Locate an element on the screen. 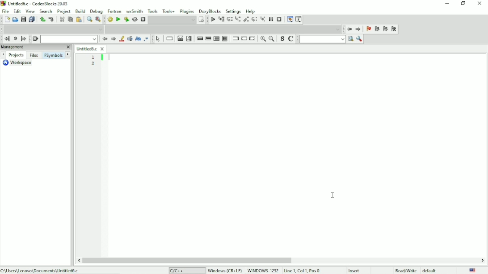 The image size is (488, 274). Return-instruction is located at coordinates (253, 38).